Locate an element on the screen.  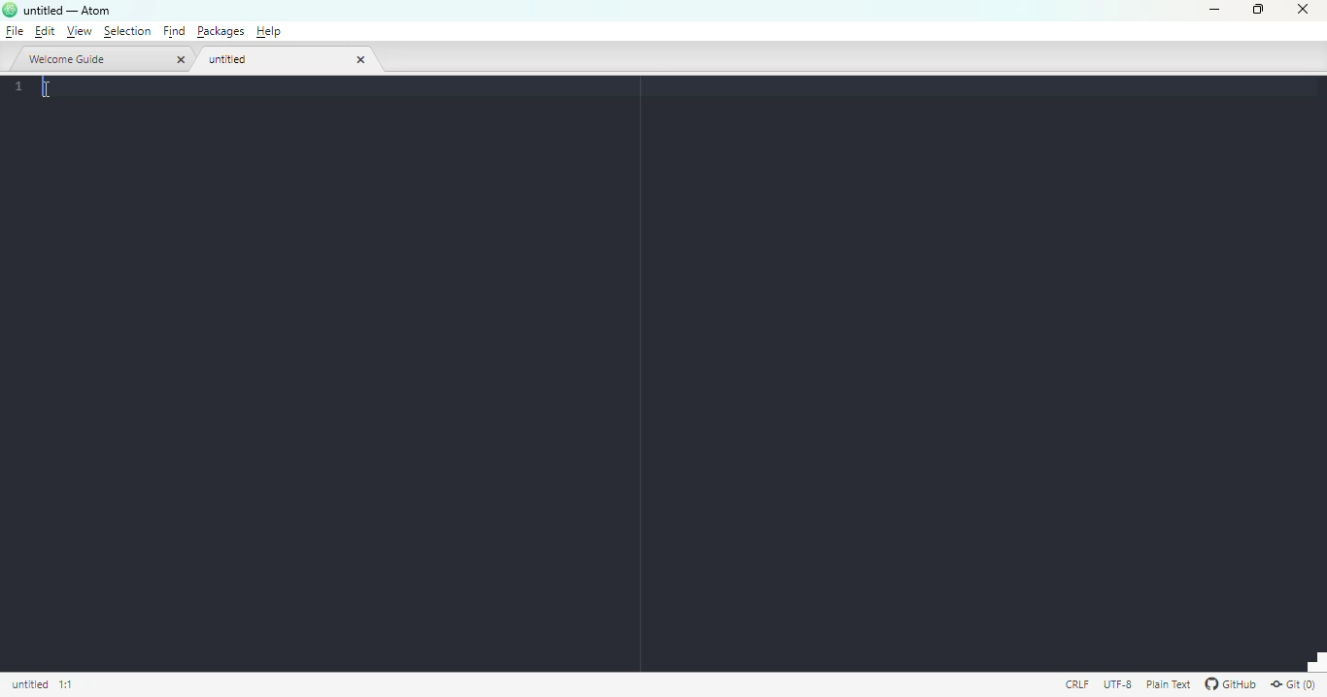
close is located at coordinates (1303, 9).